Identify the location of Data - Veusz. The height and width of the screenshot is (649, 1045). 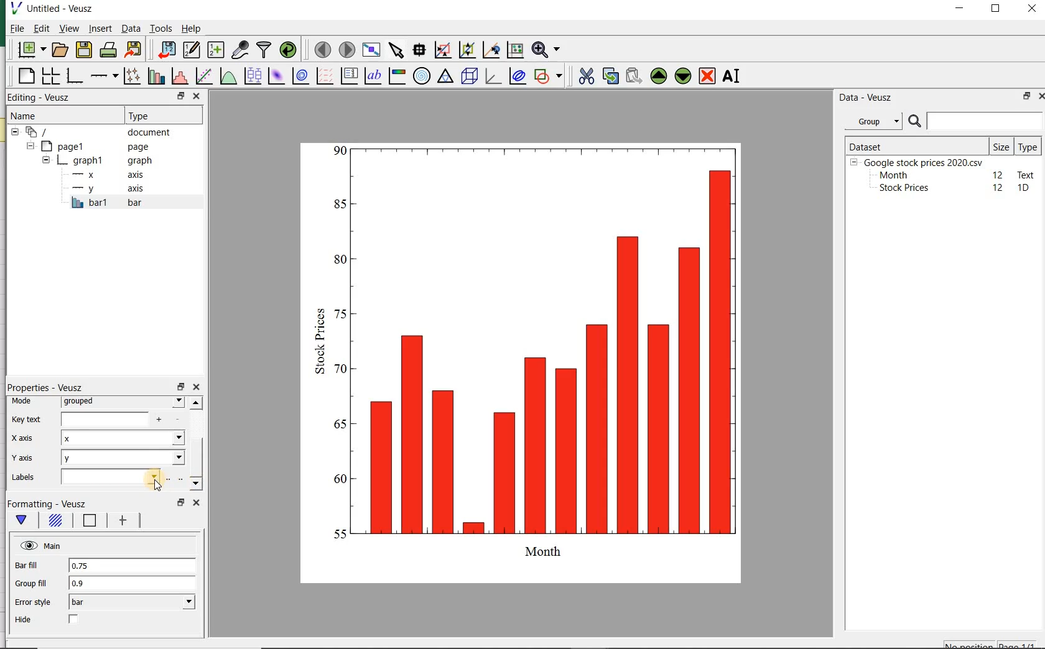
(866, 97).